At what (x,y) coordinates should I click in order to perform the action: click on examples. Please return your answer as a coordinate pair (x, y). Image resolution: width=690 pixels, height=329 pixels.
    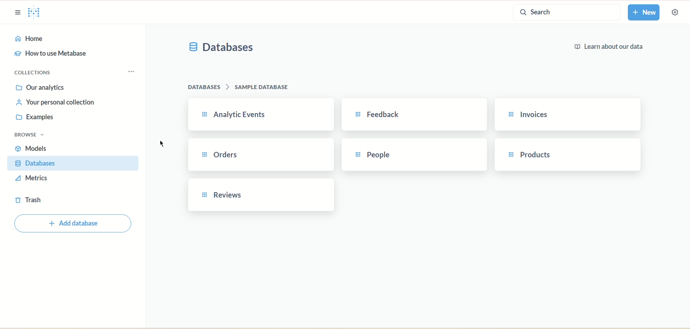
    Looking at the image, I should click on (32, 118).